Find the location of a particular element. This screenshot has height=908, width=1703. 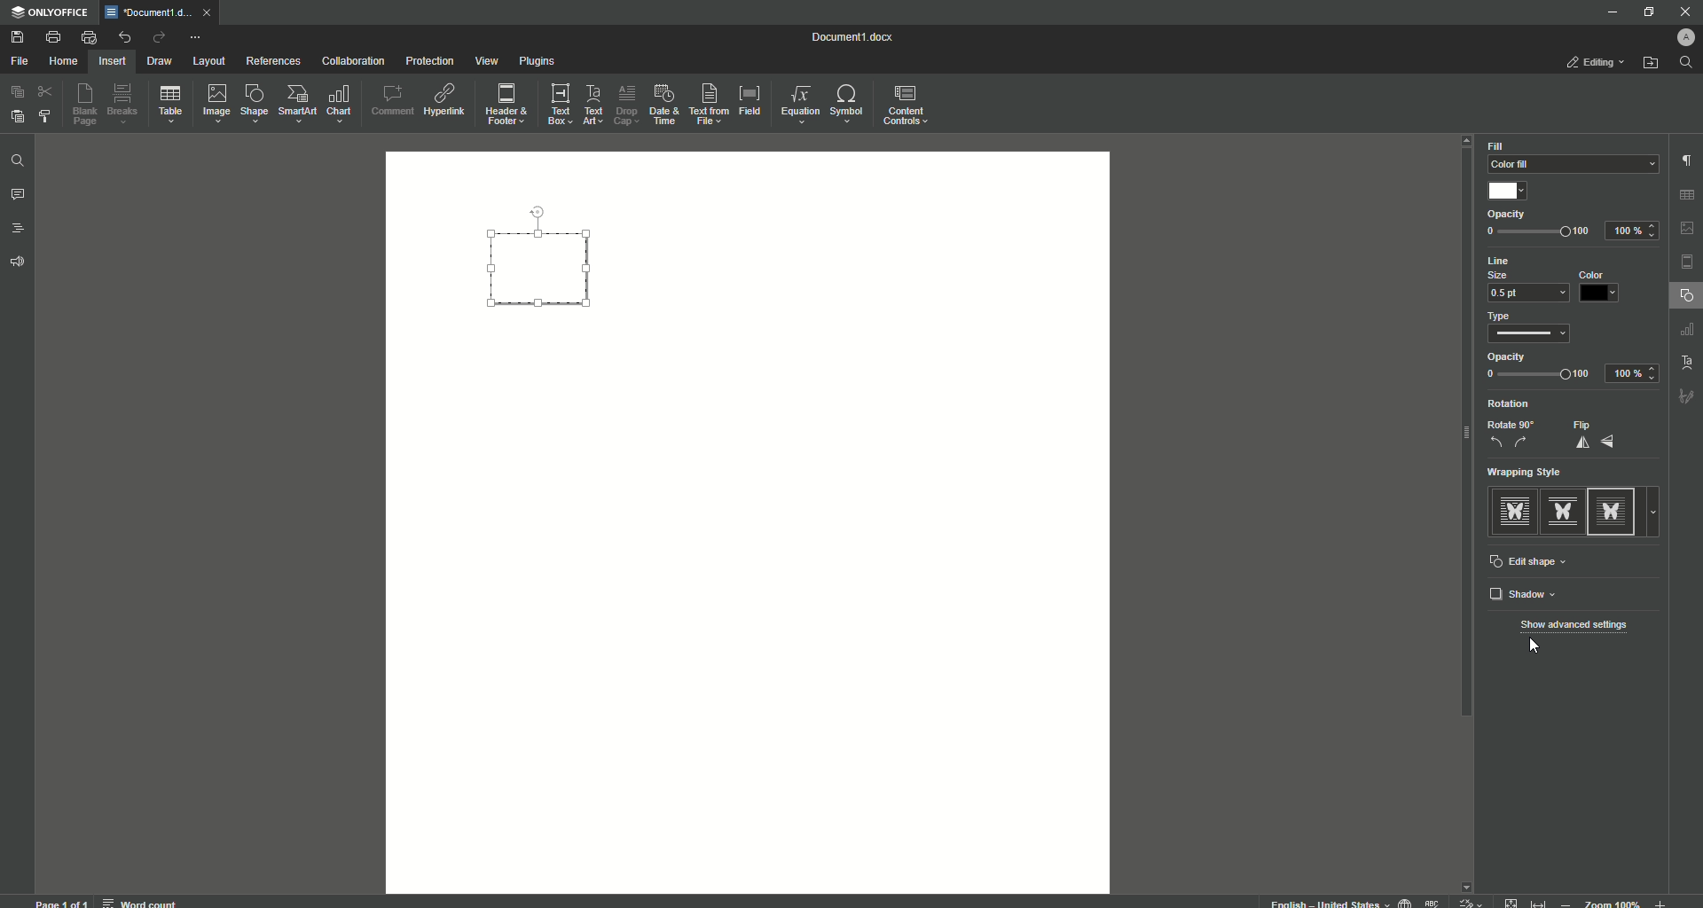

Undo is located at coordinates (123, 37).